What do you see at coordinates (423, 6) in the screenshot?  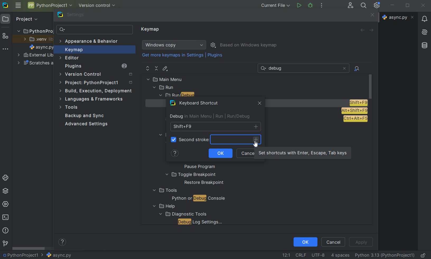 I see `close` at bounding box center [423, 6].